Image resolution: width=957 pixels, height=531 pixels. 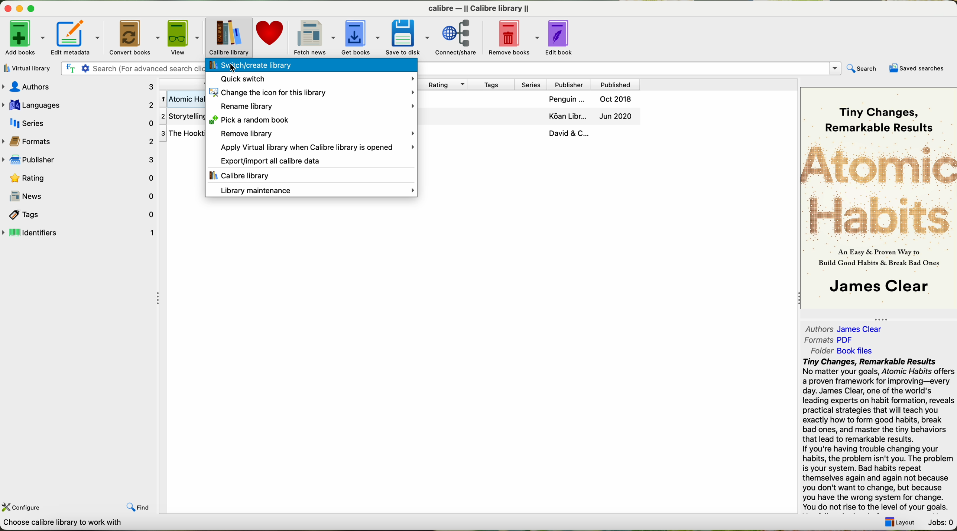 I want to click on add books, so click(x=24, y=39).